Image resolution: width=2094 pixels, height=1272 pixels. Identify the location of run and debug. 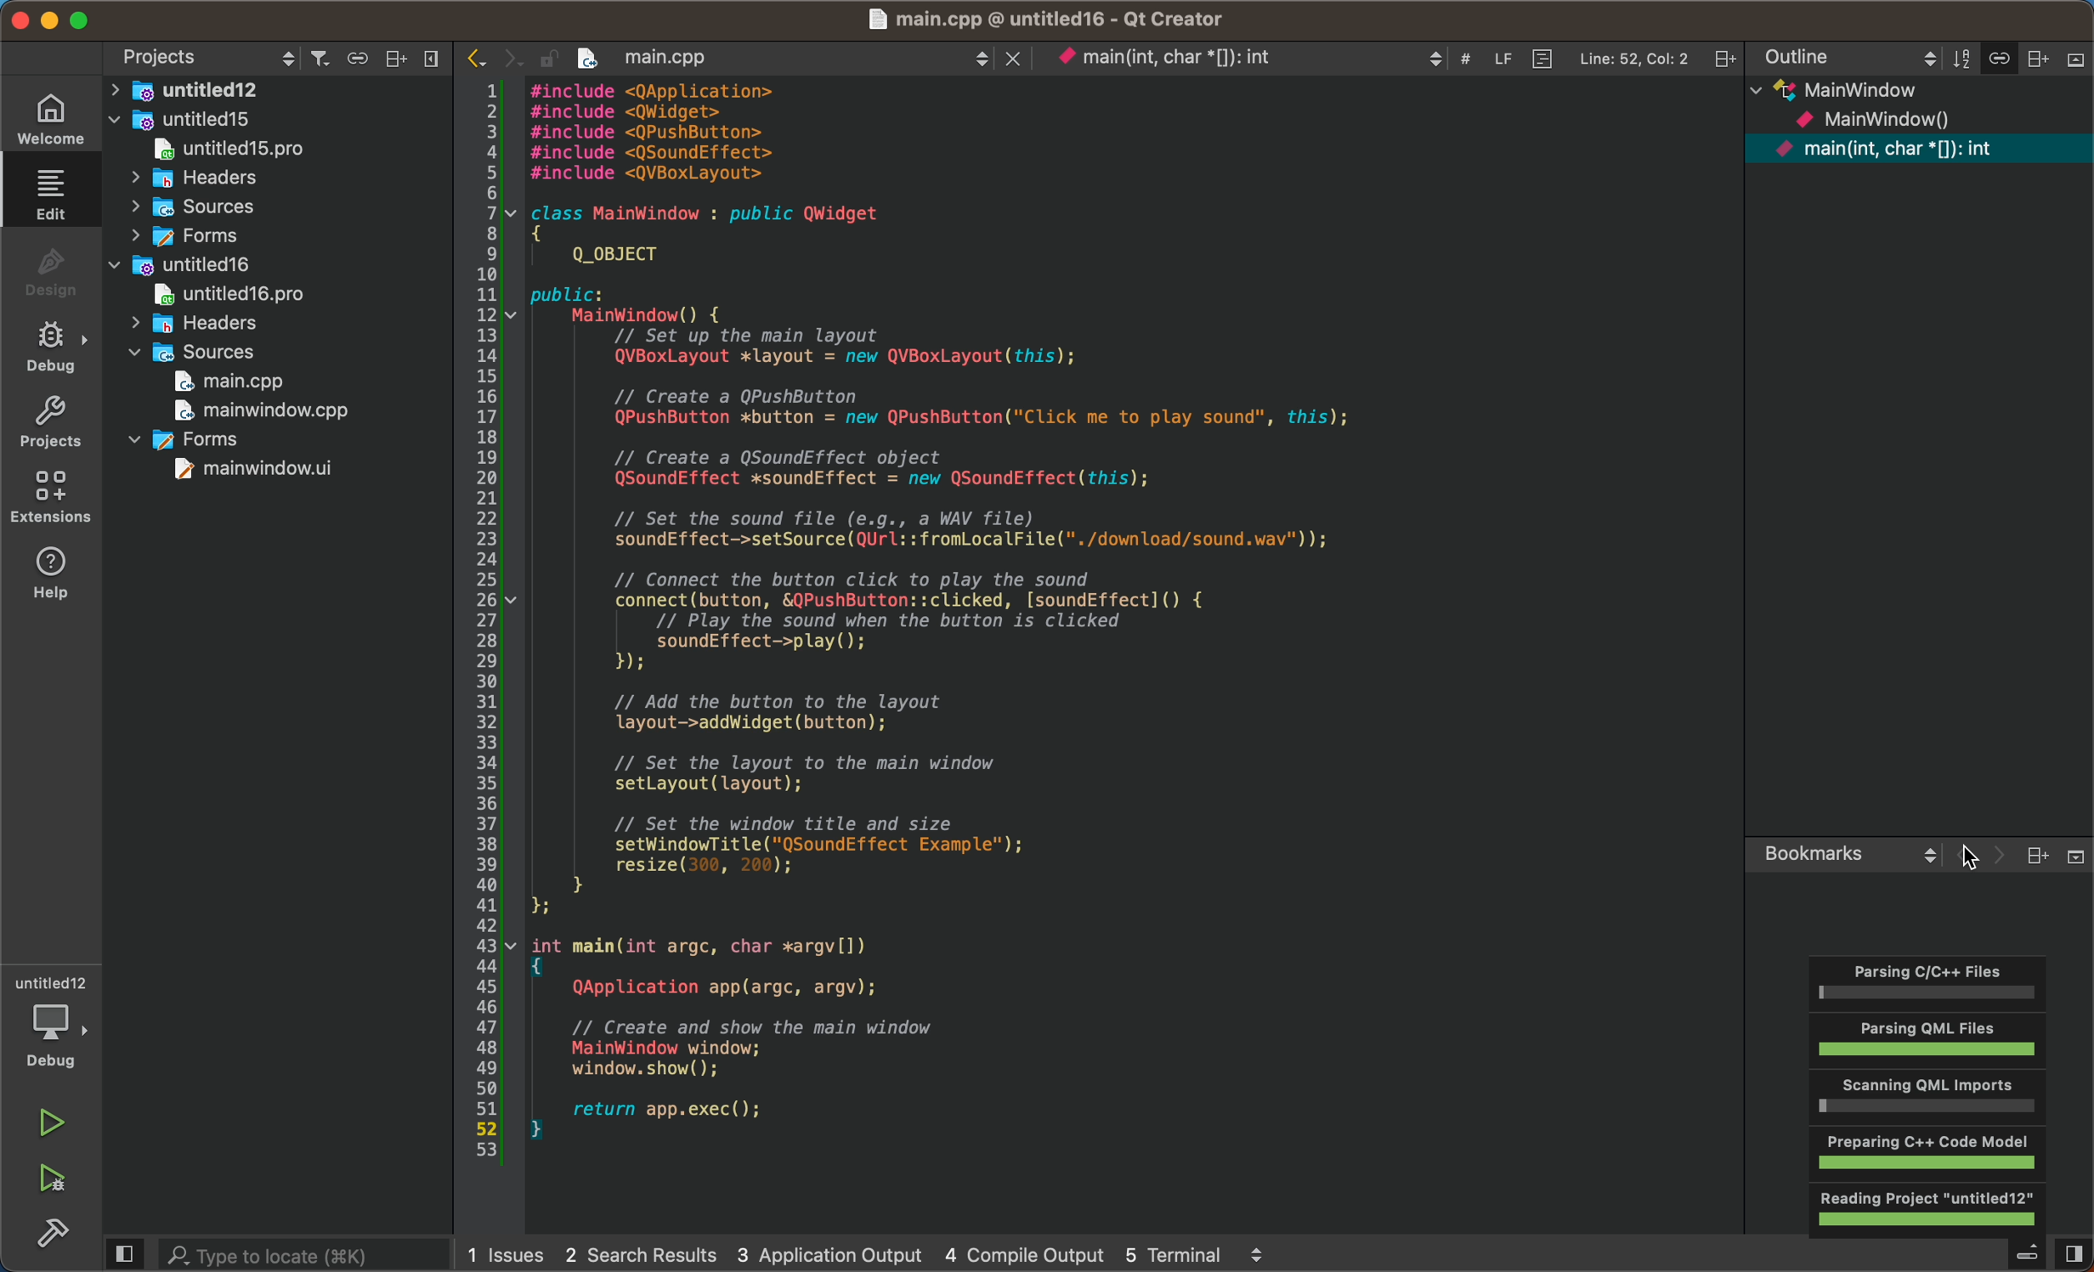
(50, 1181).